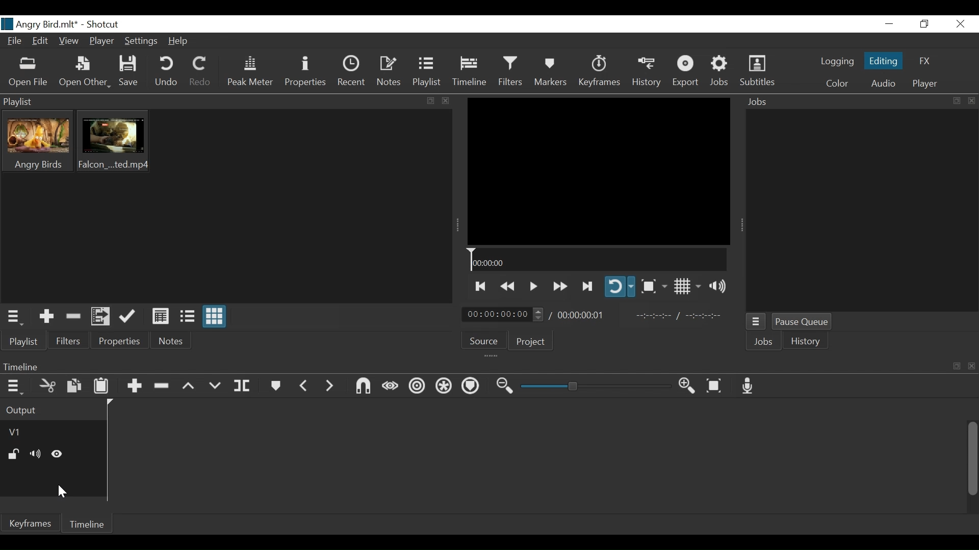 The width and height of the screenshot is (979, 550). I want to click on Jobs, so click(718, 72).